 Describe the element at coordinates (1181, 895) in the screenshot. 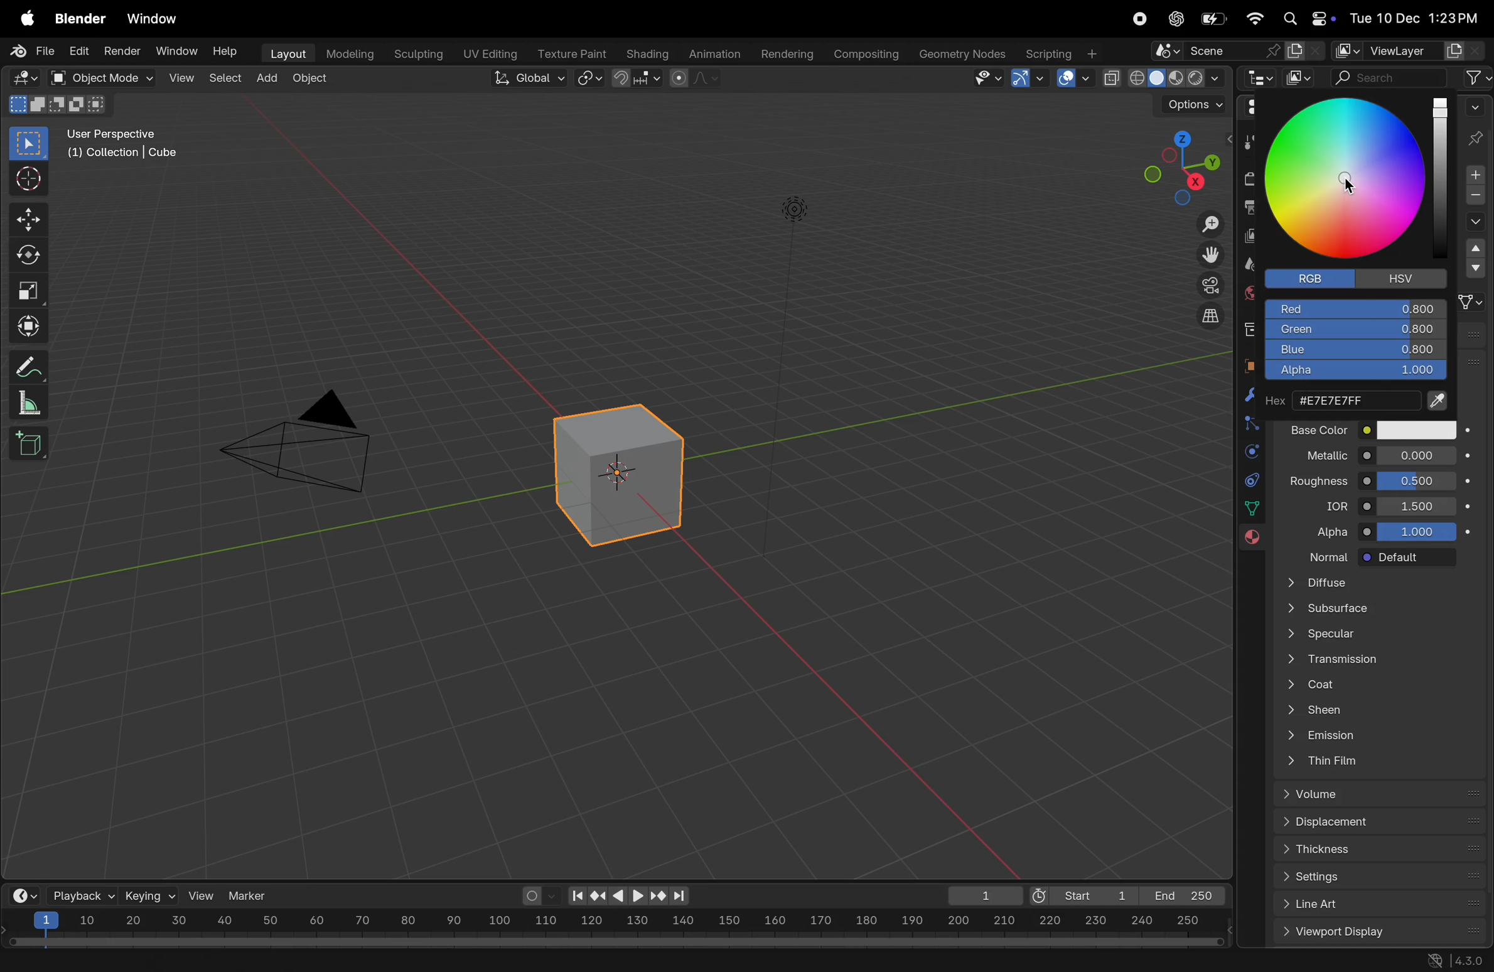

I see `end 250` at that location.